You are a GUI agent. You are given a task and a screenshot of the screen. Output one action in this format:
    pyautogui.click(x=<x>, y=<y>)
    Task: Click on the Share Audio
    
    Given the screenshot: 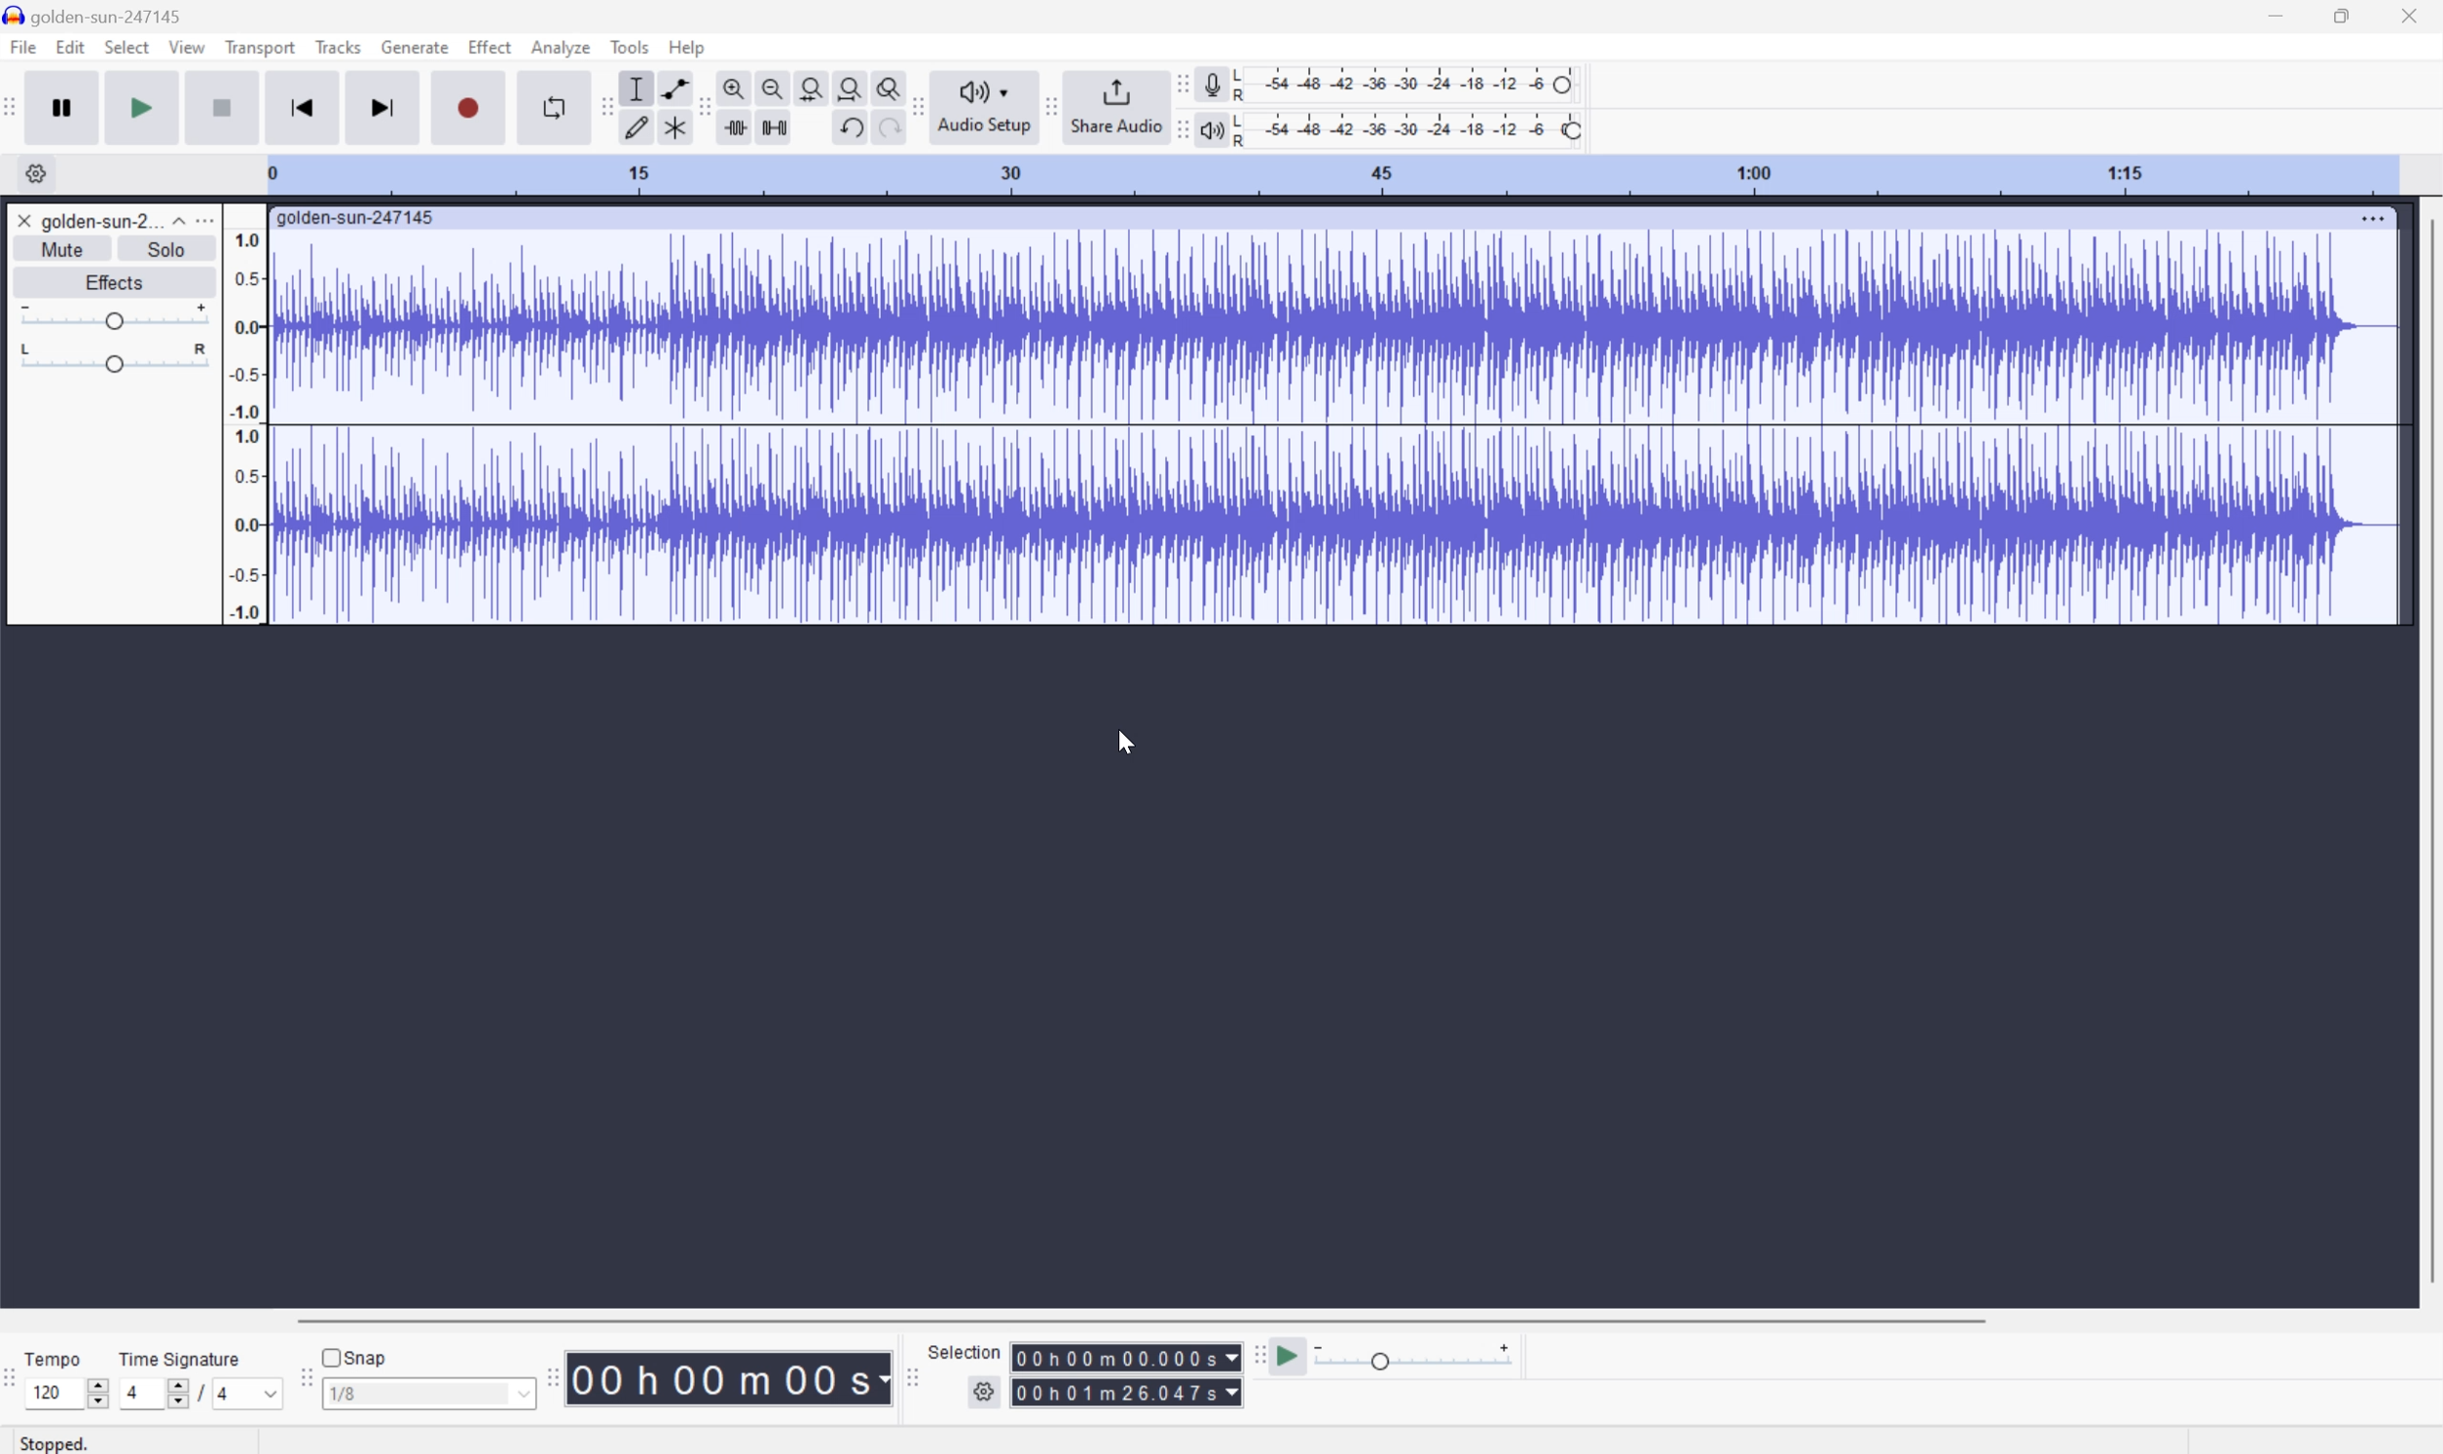 What is the action you would take?
    pyautogui.click(x=1115, y=105)
    